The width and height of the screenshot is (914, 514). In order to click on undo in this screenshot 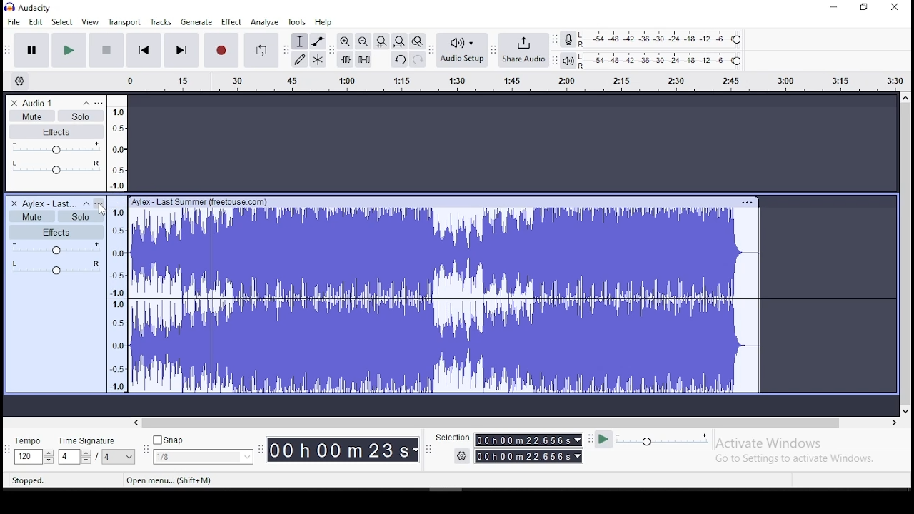, I will do `click(399, 59)`.